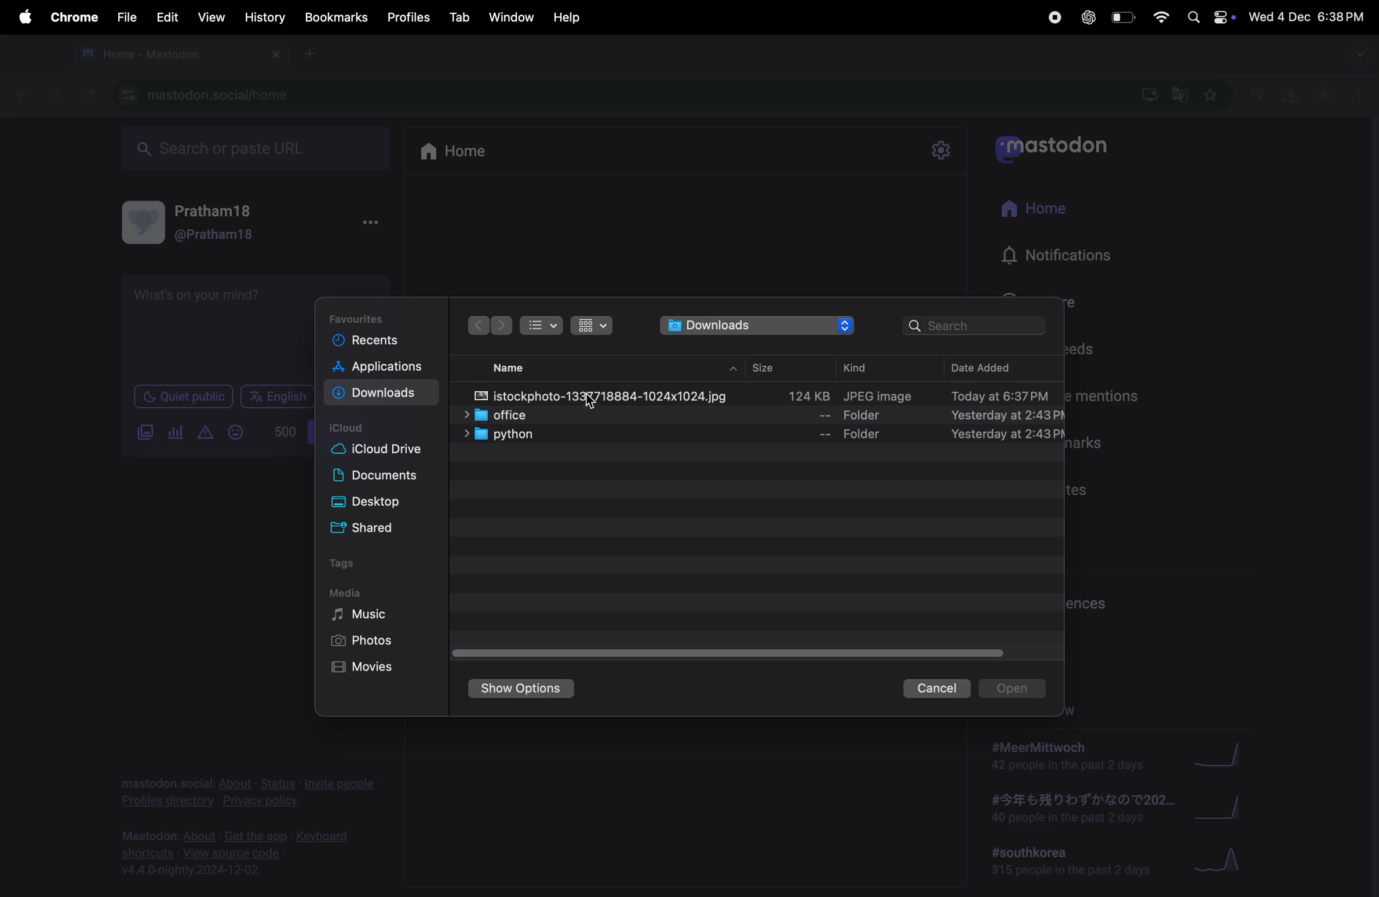 The height and width of the screenshot is (897, 1379). What do you see at coordinates (22, 17) in the screenshot?
I see `apple menu` at bounding box center [22, 17].